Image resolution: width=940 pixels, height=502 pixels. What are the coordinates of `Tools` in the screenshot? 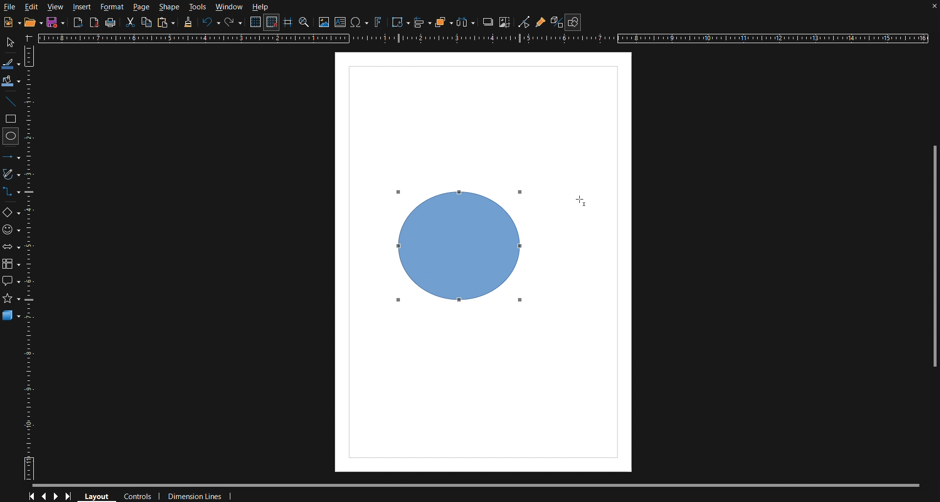 It's located at (198, 6).